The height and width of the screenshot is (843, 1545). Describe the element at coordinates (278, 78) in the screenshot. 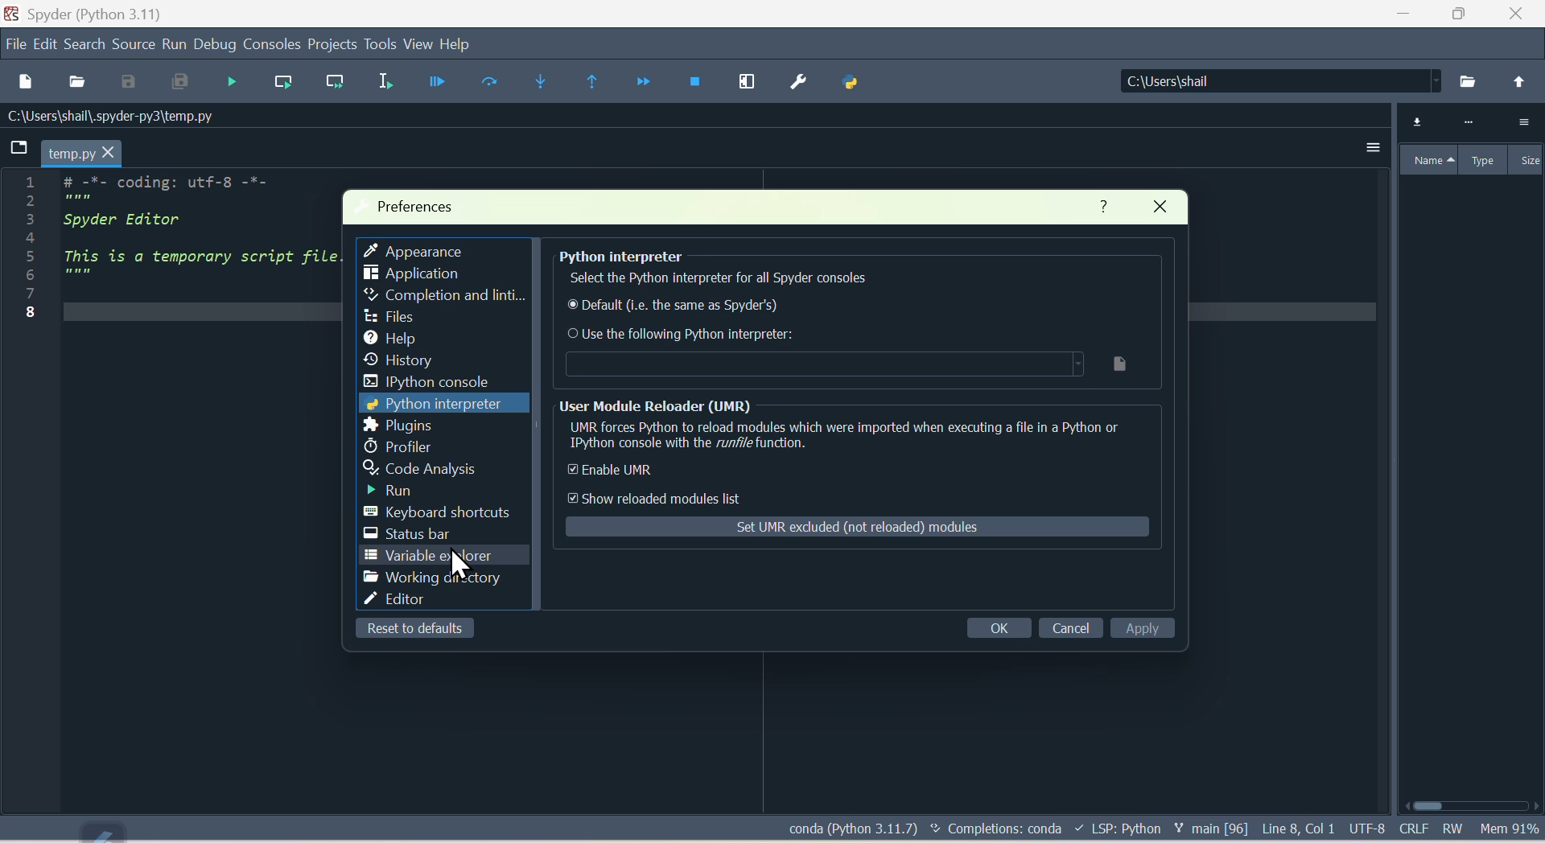

I see `Run current line` at that location.